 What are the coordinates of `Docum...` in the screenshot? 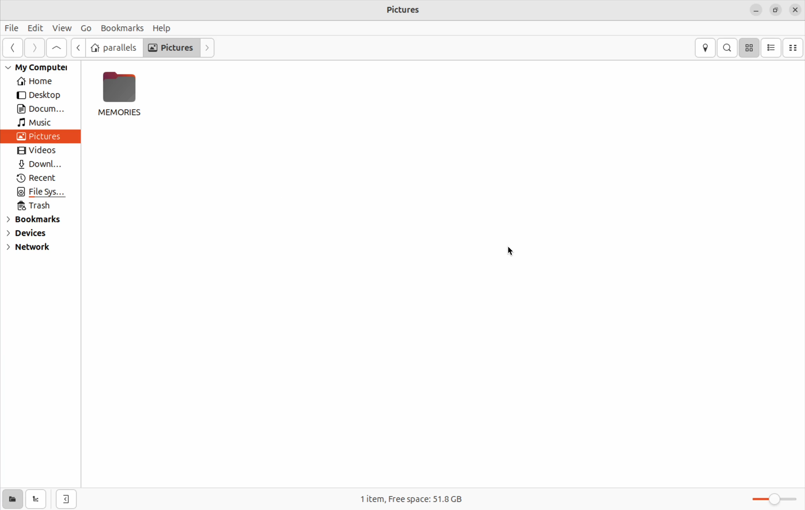 It's located at (42, 108).